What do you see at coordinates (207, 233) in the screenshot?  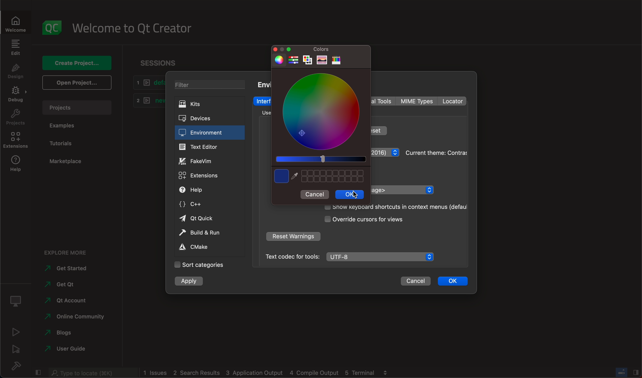 I see `build and run` at bounding box center [207, 233].